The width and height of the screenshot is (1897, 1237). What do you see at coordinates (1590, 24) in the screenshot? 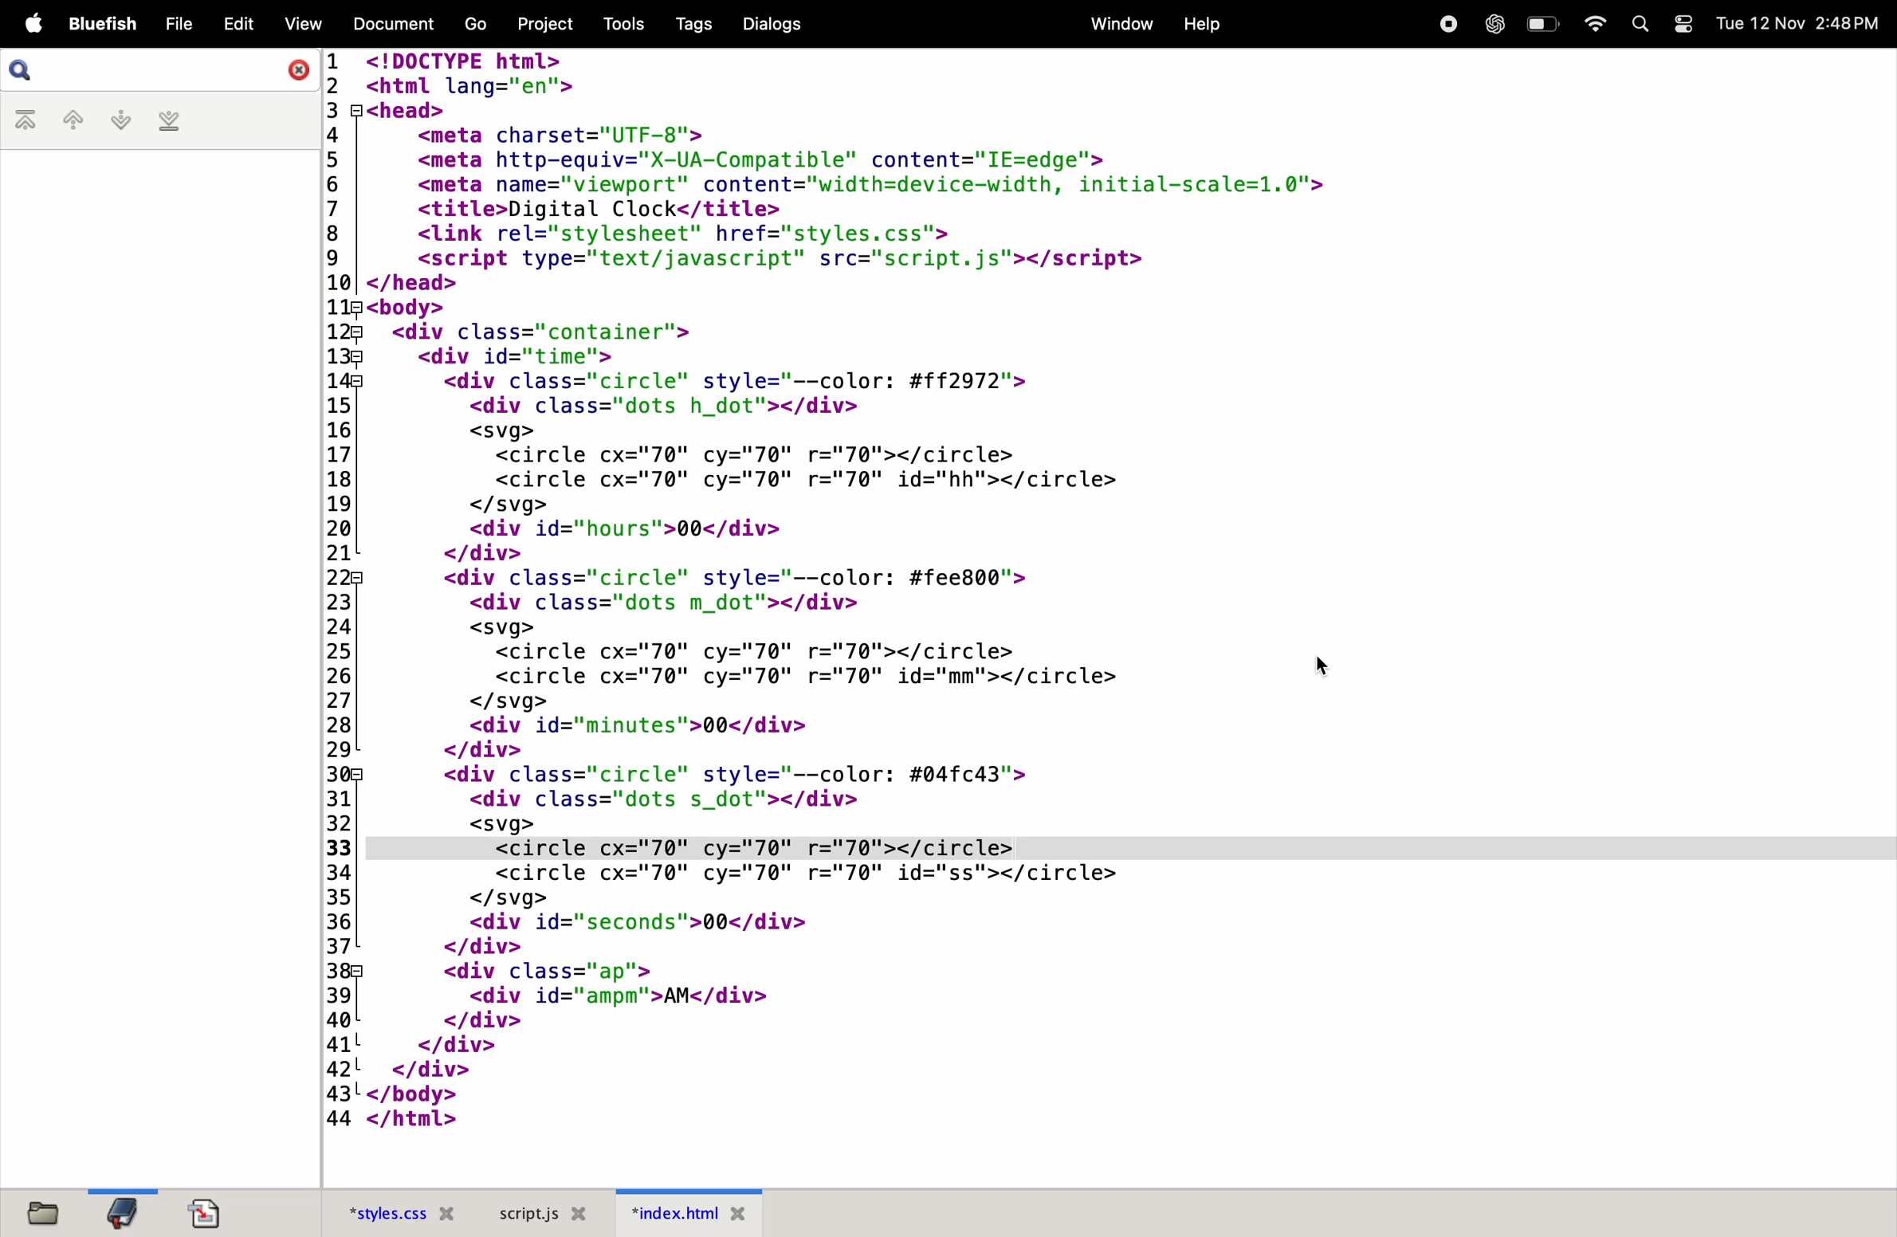
I see `wifi` at bounding box center [1590, 24].